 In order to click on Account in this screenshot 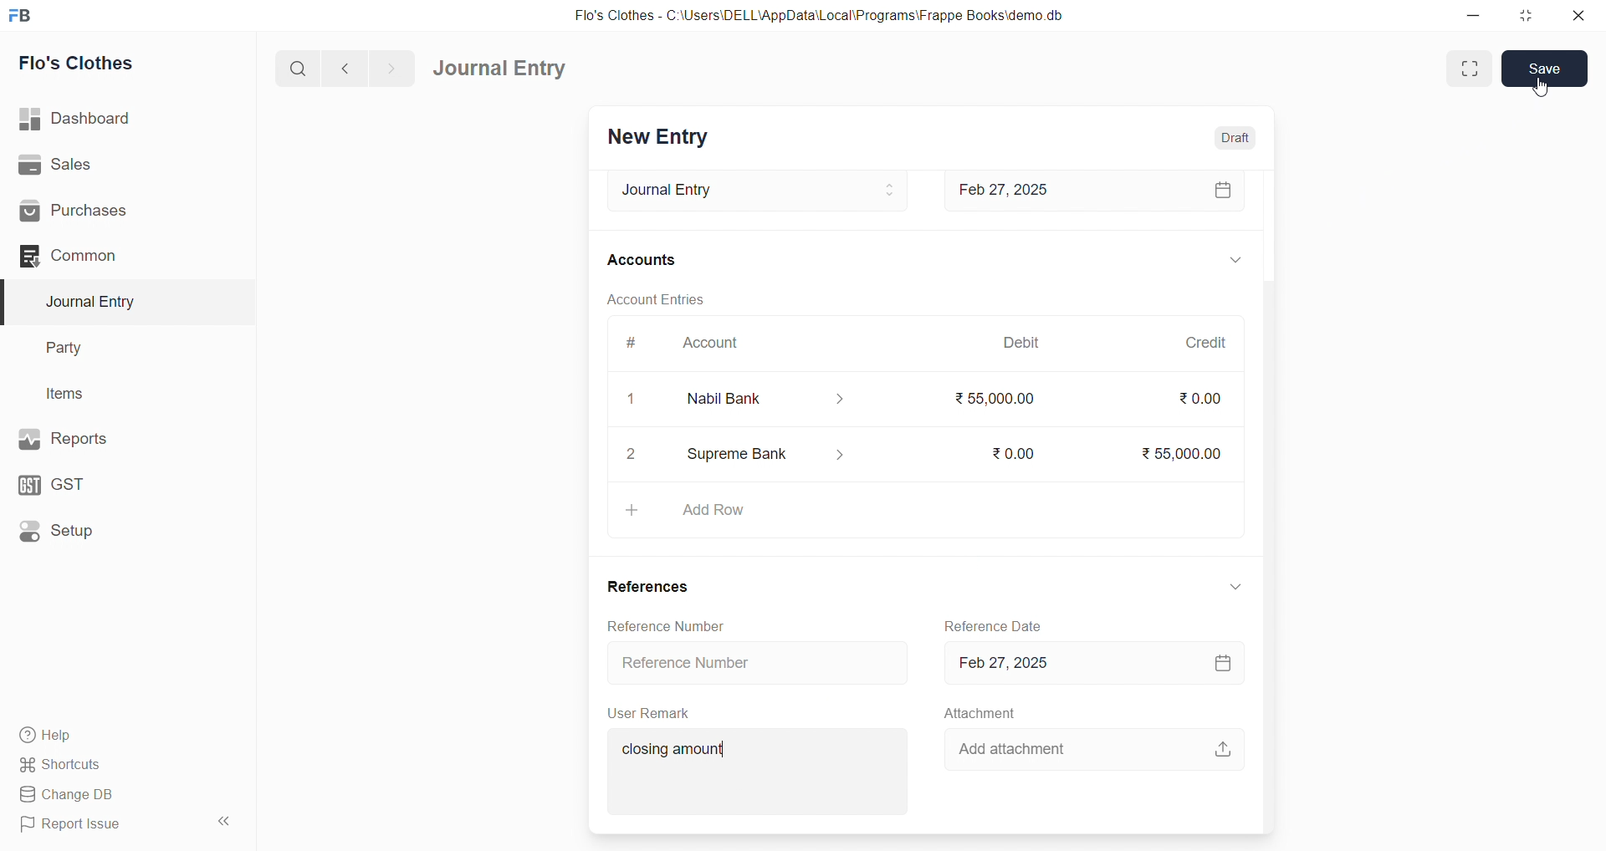, I will do `click(716, 346)`.